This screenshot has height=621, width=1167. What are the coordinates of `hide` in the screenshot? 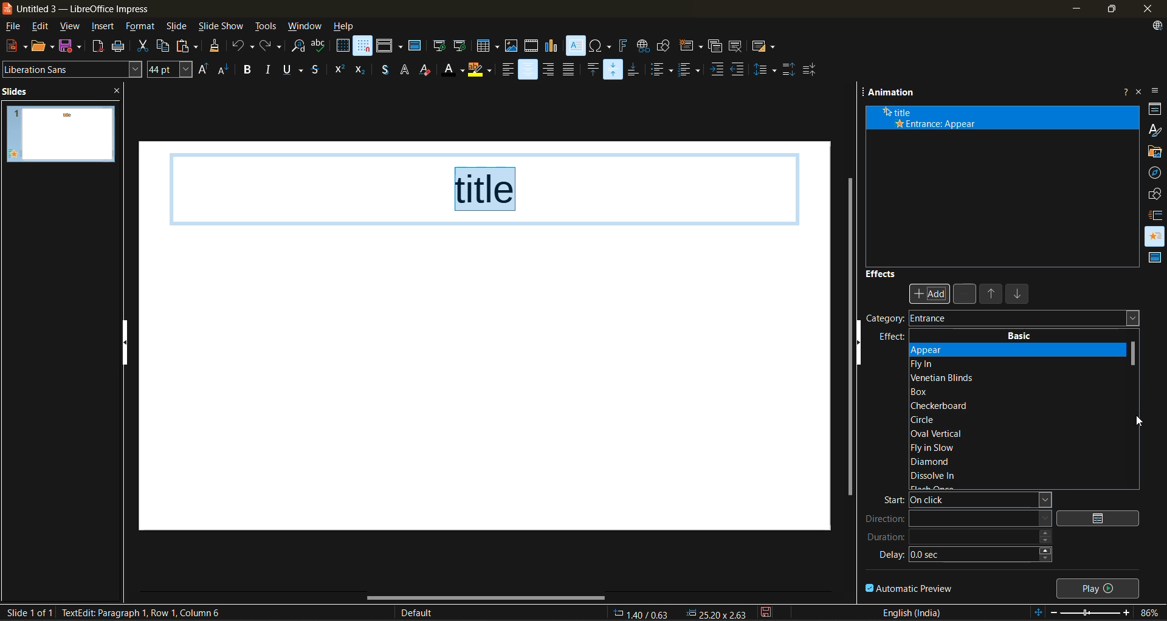 It's located at (127, 342).